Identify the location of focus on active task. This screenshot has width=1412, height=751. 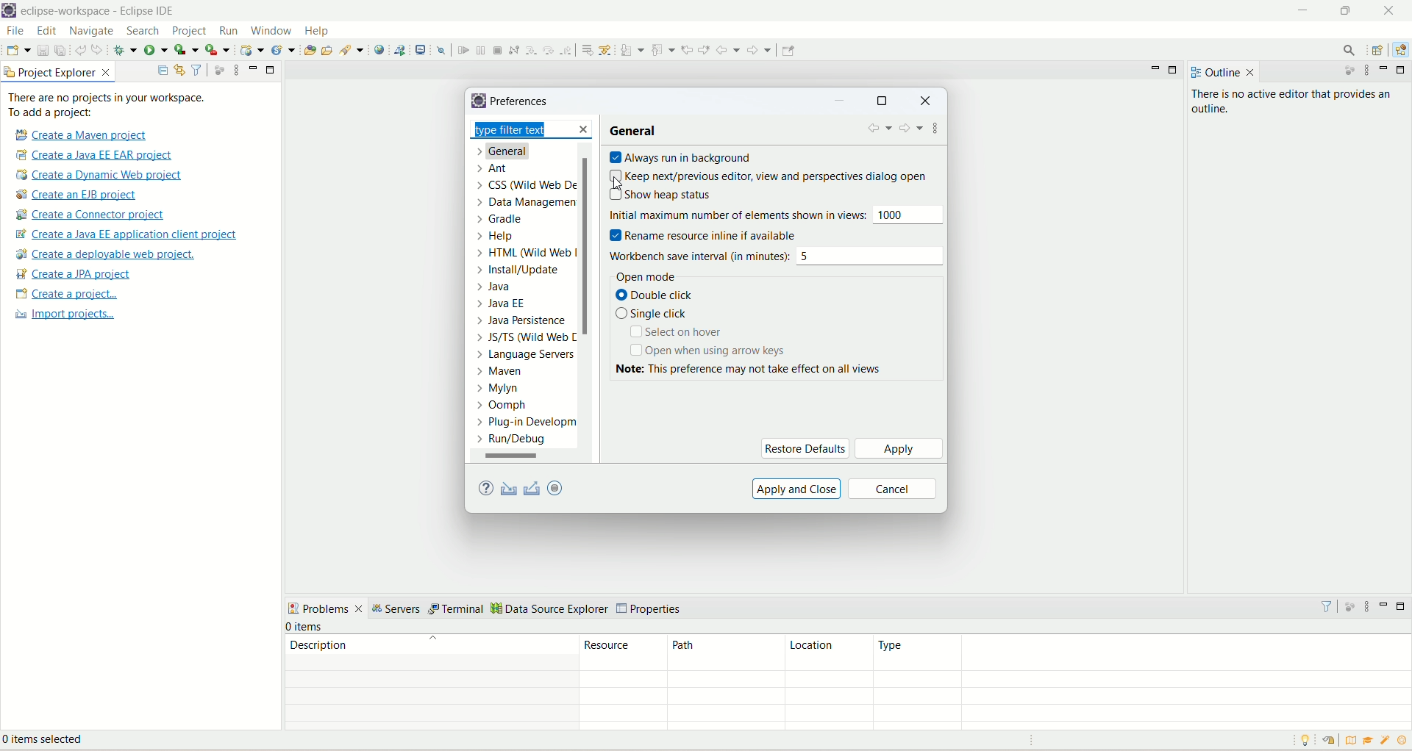
(219, 69).